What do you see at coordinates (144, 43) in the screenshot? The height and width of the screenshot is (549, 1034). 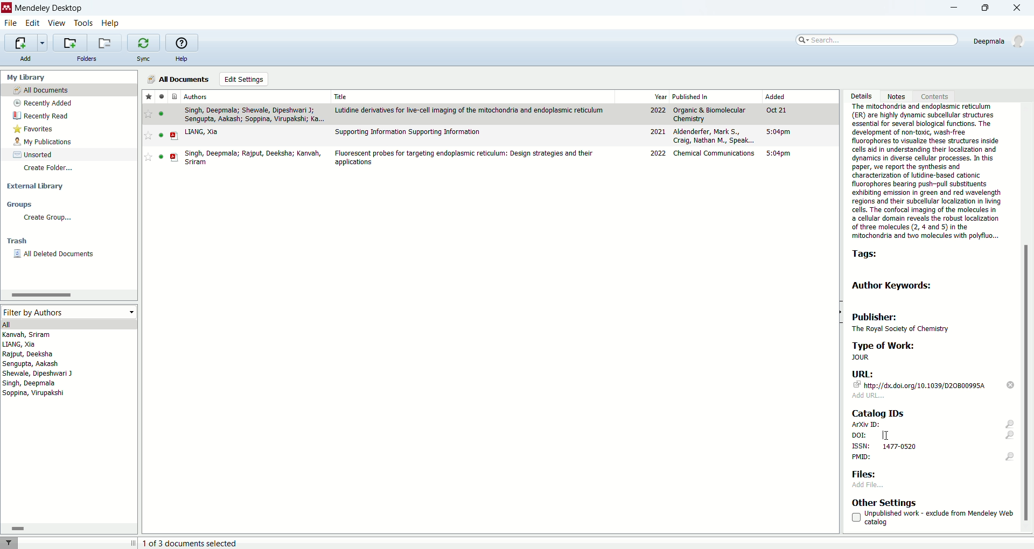 I see `synchronize the library with mendeley web` at bounding box center [144, 43].